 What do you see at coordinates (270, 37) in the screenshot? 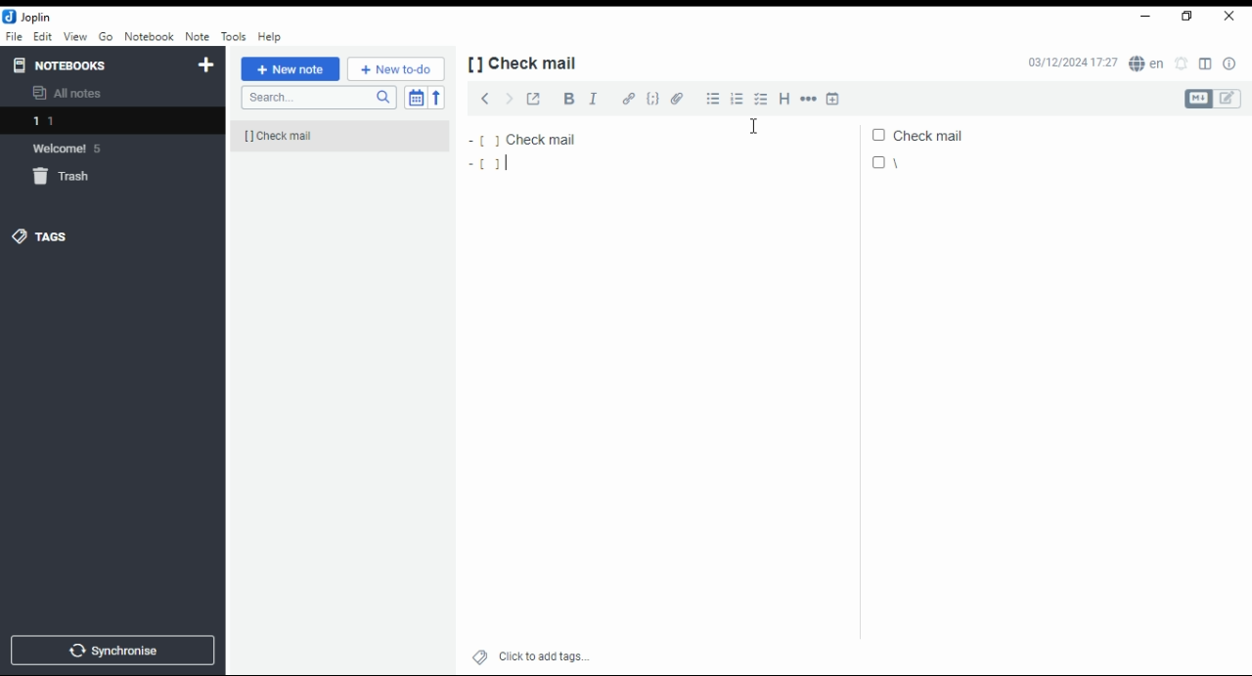
I see `help` at bounding box center [270, 37].